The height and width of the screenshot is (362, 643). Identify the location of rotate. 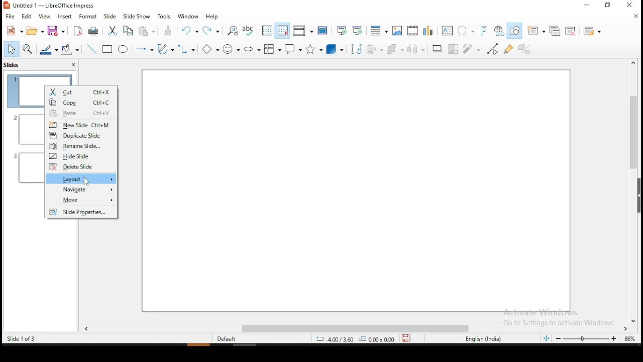
(356, 49).